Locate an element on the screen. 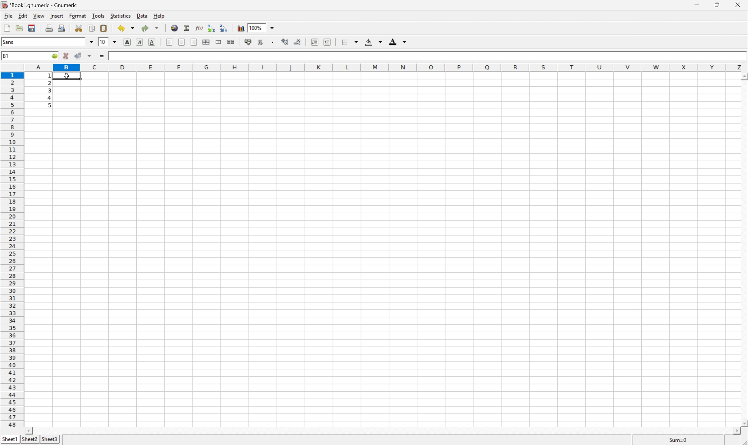  Open a file is located at coordinates (19, 28).